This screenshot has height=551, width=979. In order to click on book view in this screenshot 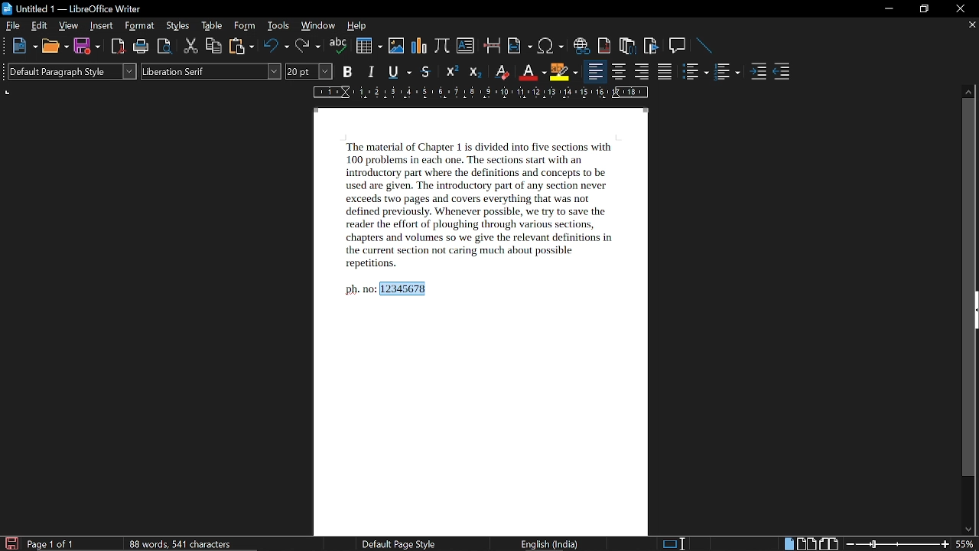, I will do `click(831, 543)`.